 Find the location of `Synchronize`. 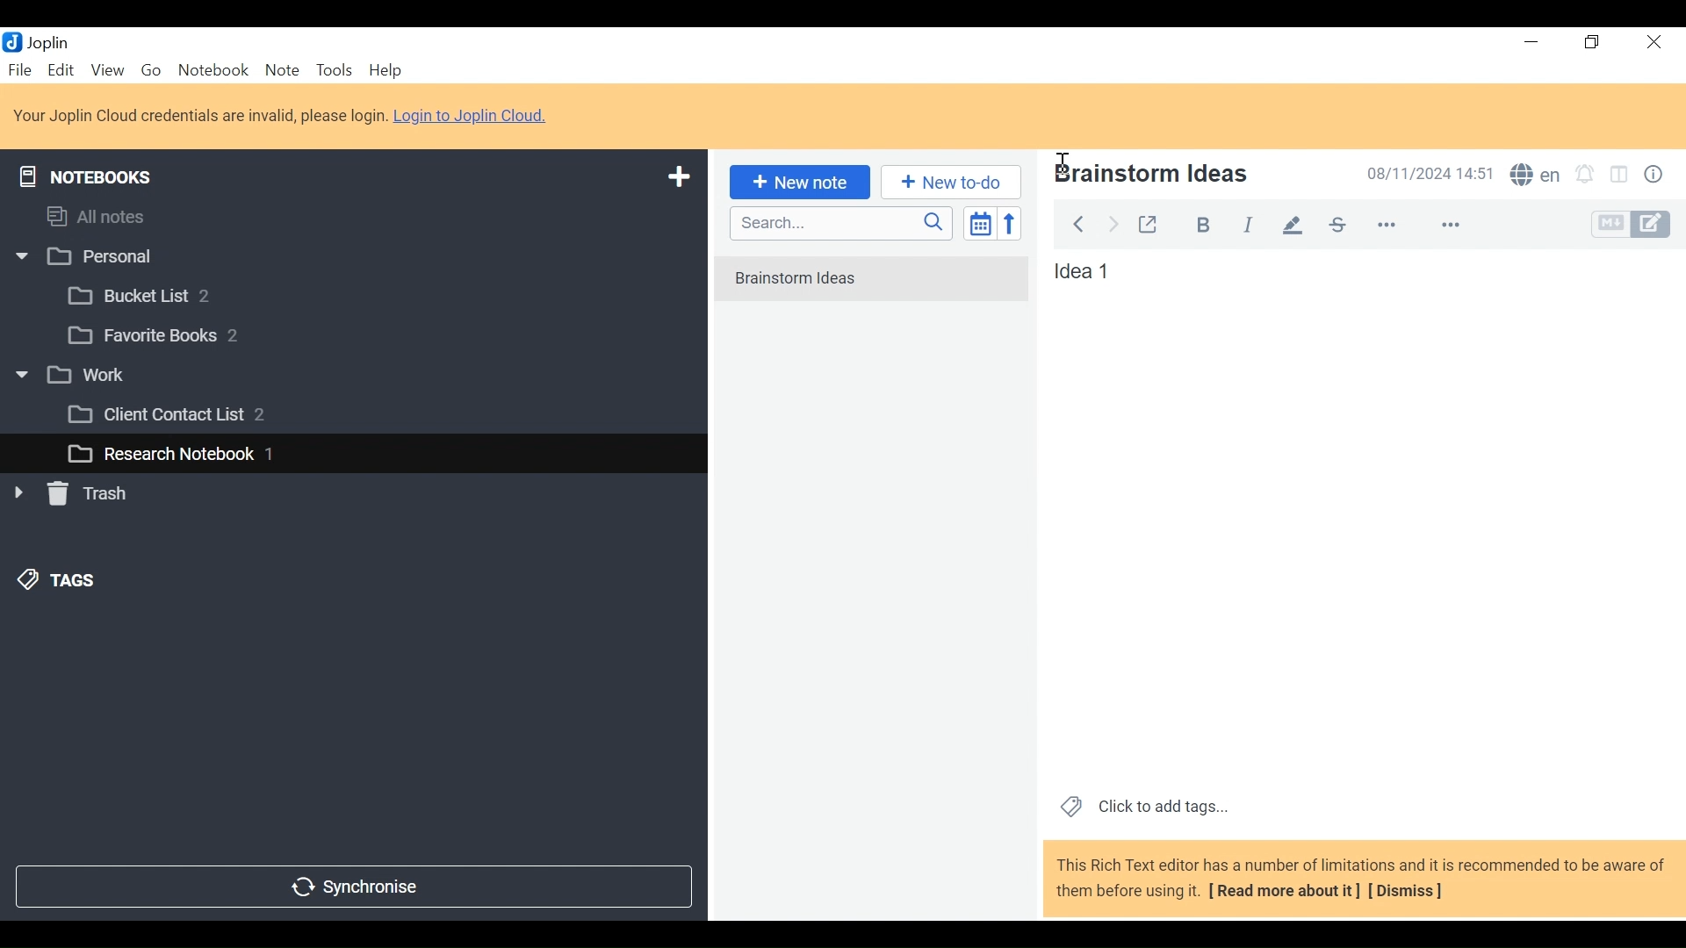

Synchronize is located at coordinates (352, 885).